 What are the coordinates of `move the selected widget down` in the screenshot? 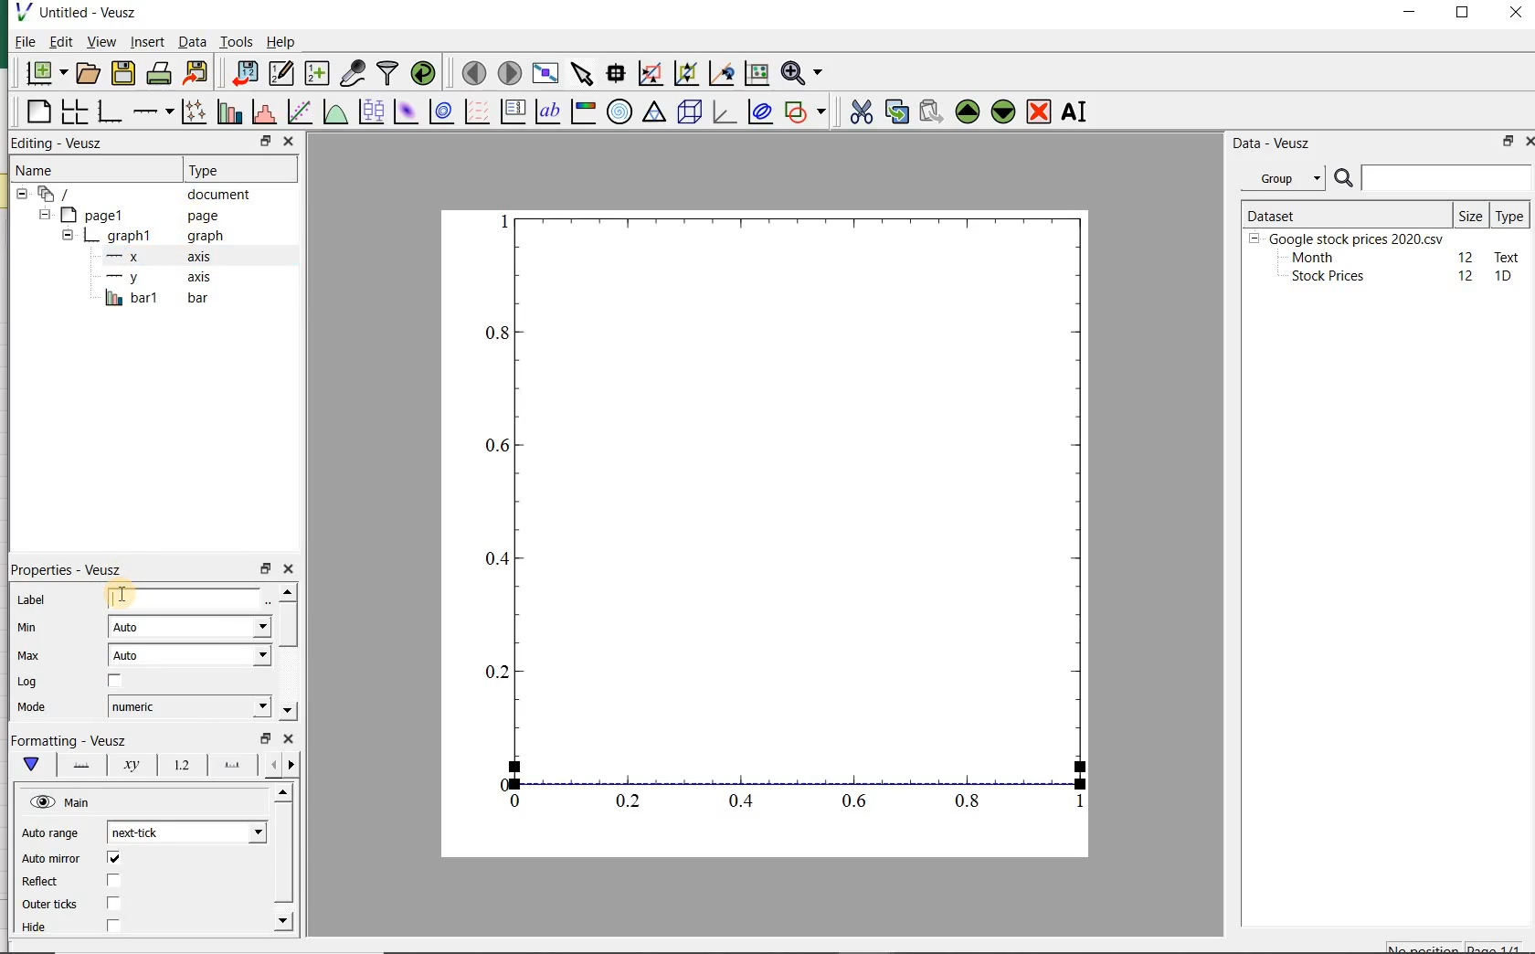 It's located at (1003, 111).